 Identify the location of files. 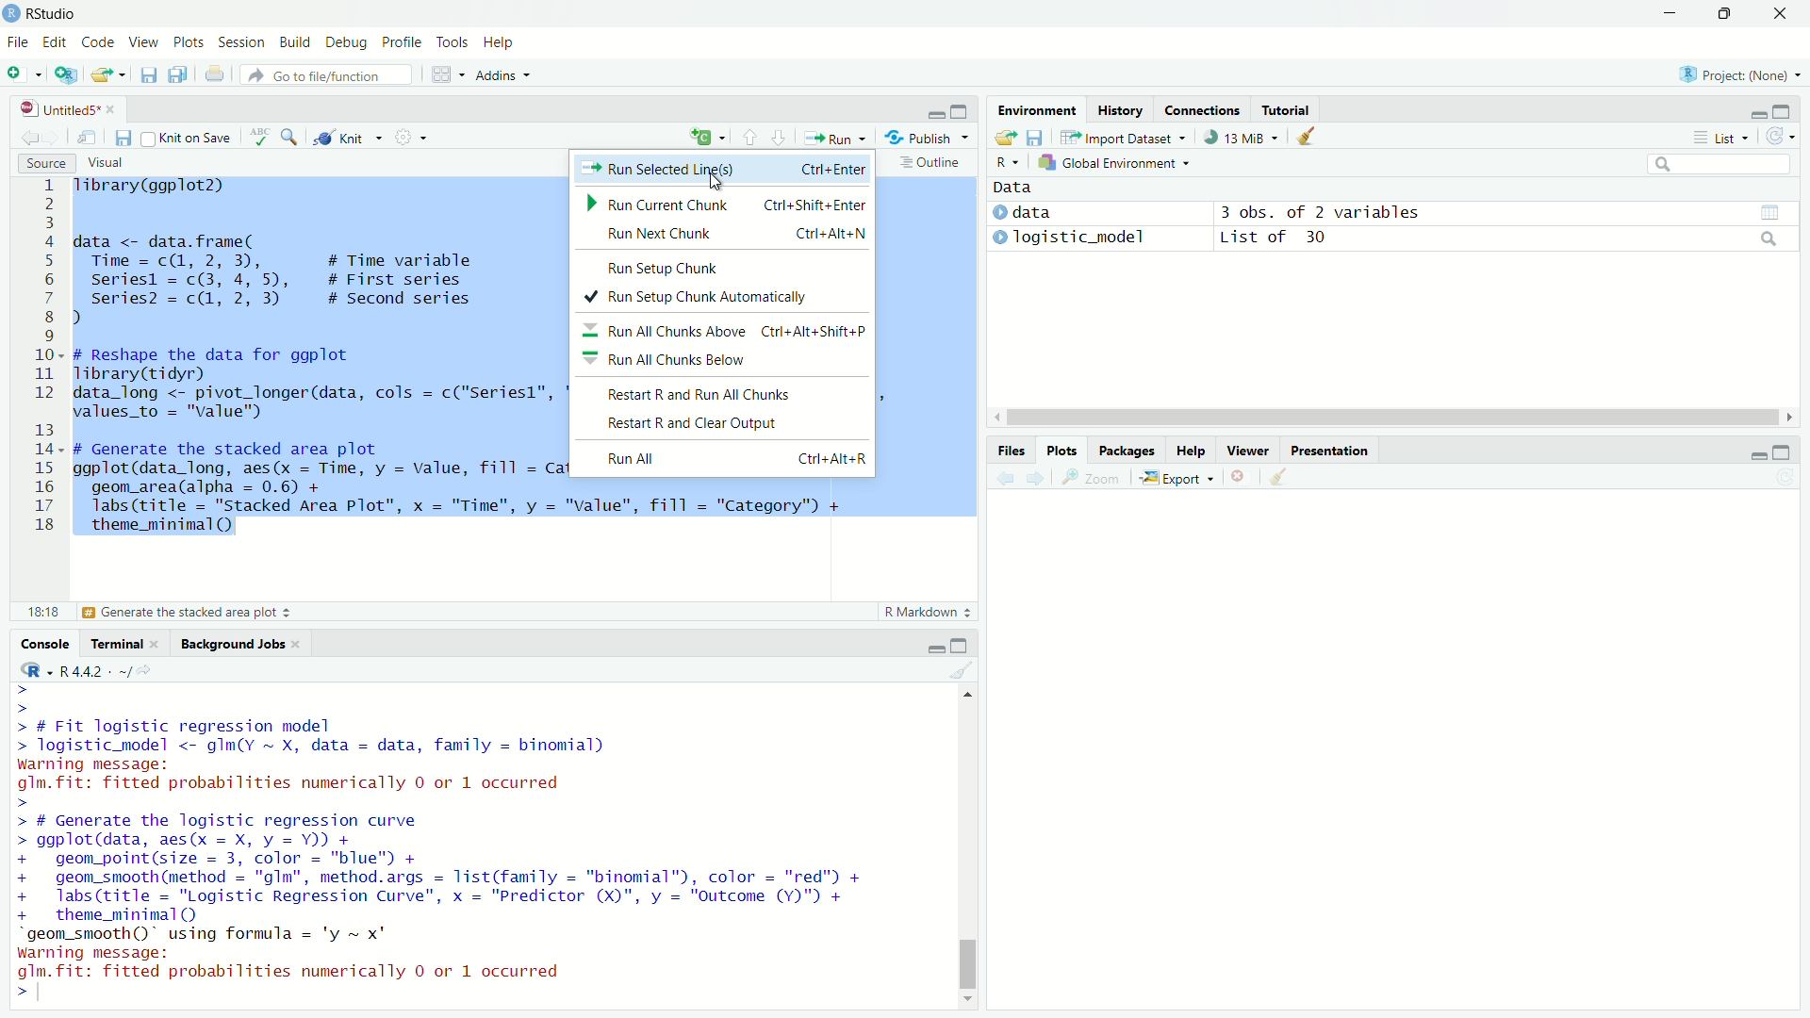
(1037, 139).